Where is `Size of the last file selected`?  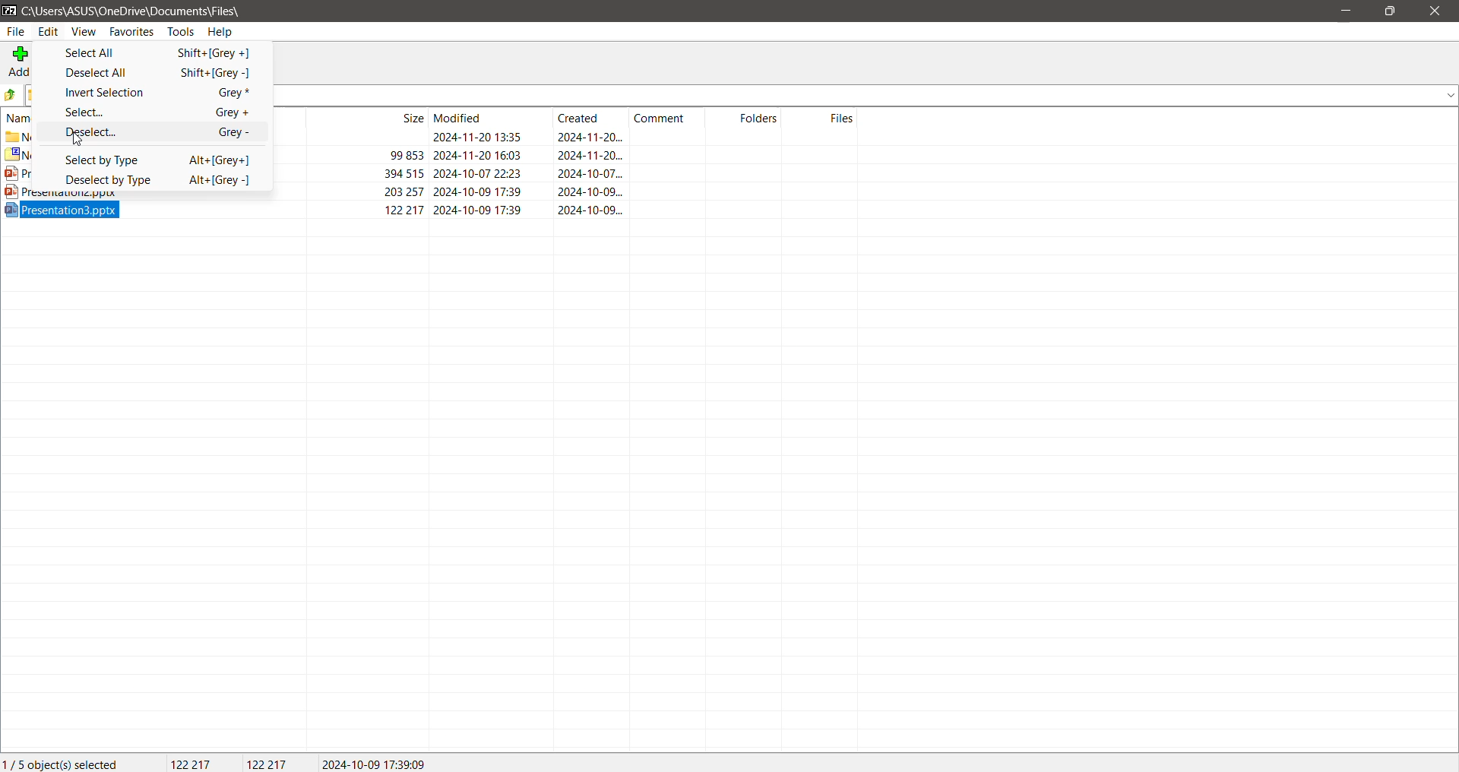
Size of the last file selected is located at coordinates (267, 763).